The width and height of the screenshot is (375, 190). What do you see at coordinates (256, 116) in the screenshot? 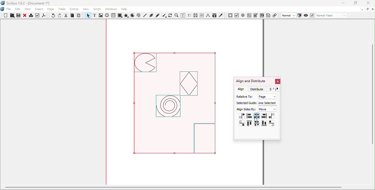
I see `Center on vertical axis` at bounding box center [256, 116].